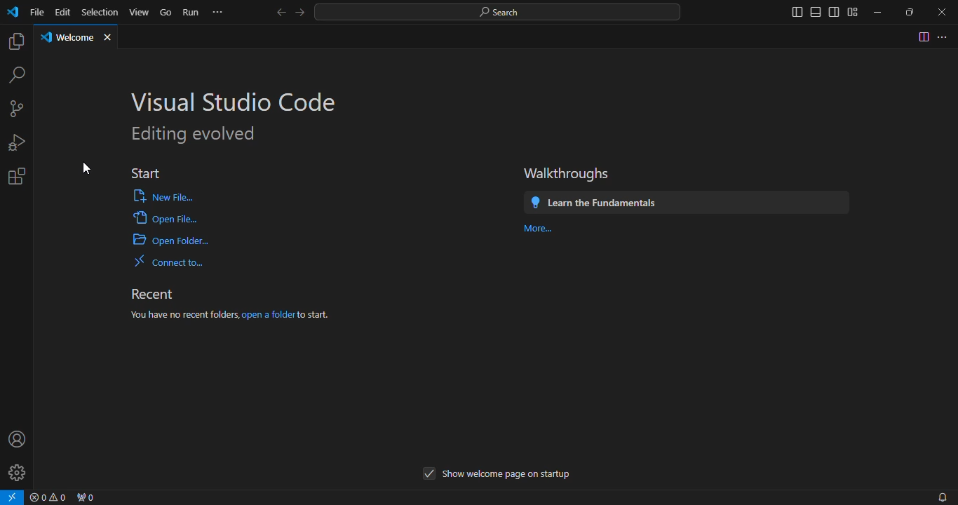 The width and height of the screenshot is (958, 505). What do you see at coordinates (13, 13) in the screenshot?
I see `logo` at bounding box center [13, 13].